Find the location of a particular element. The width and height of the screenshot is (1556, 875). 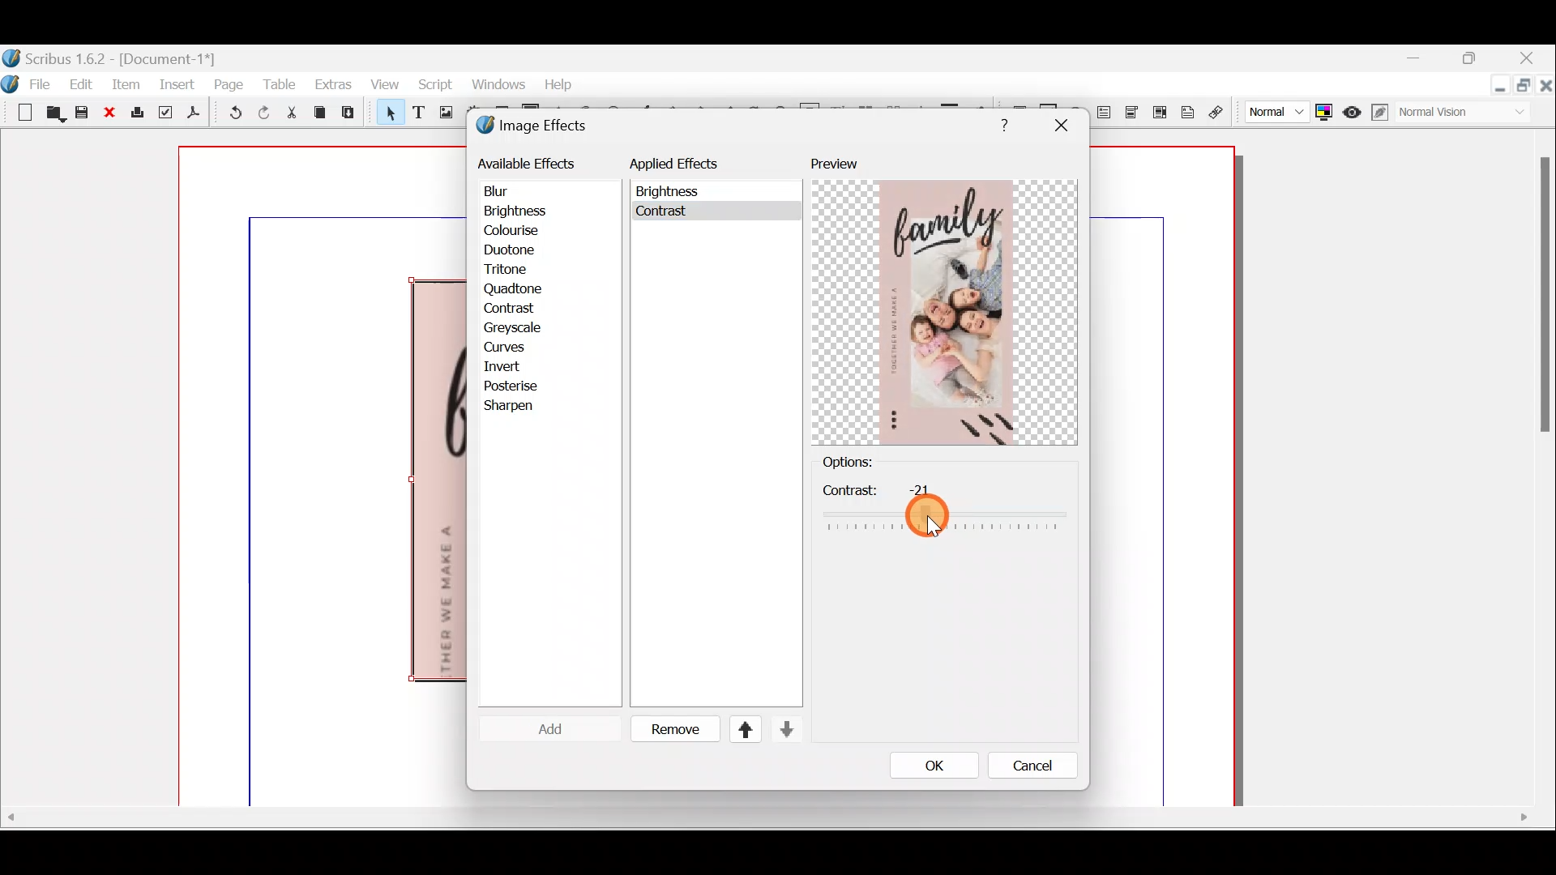

 is located at coordinates (1541, 302).